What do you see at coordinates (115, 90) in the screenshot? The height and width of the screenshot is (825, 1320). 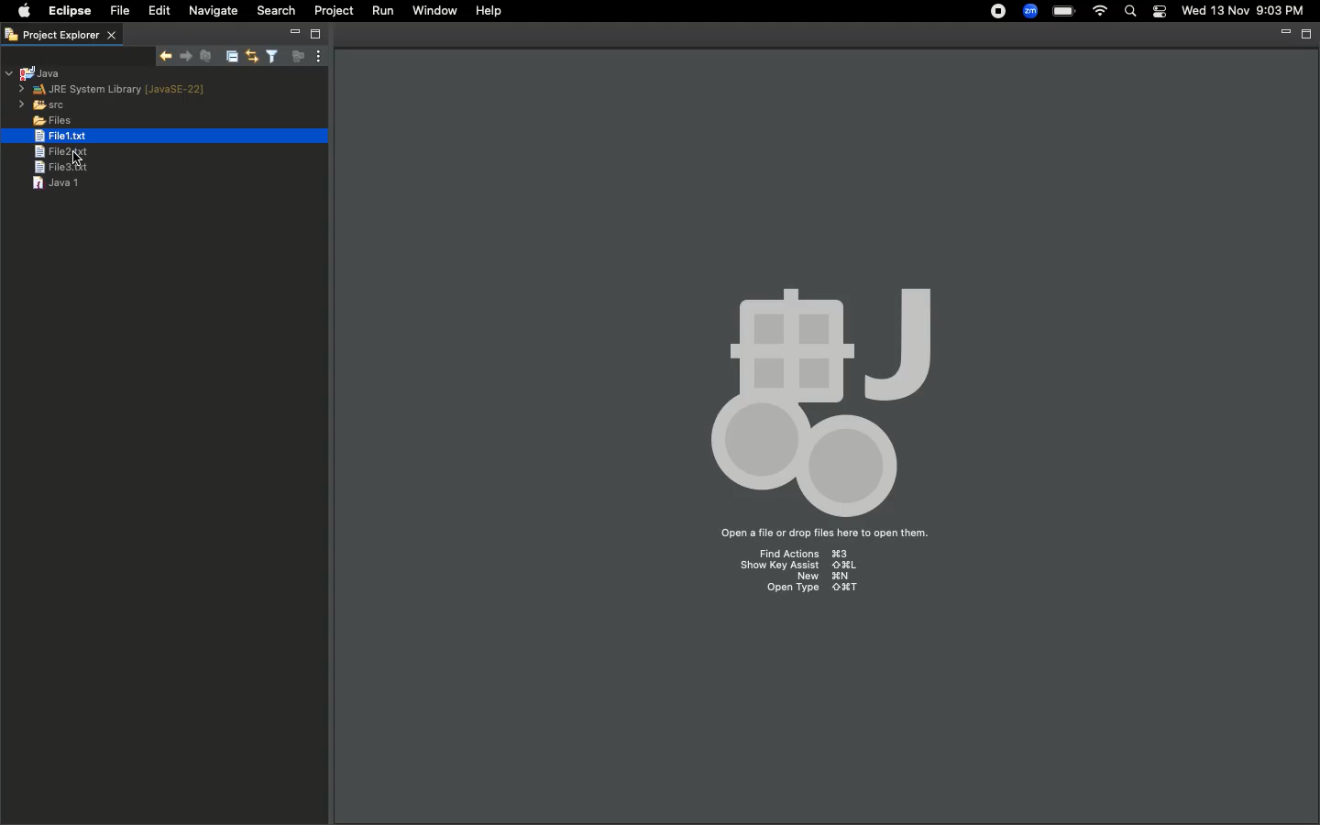 I see `JRE system library` at bounding box center [115, 90].